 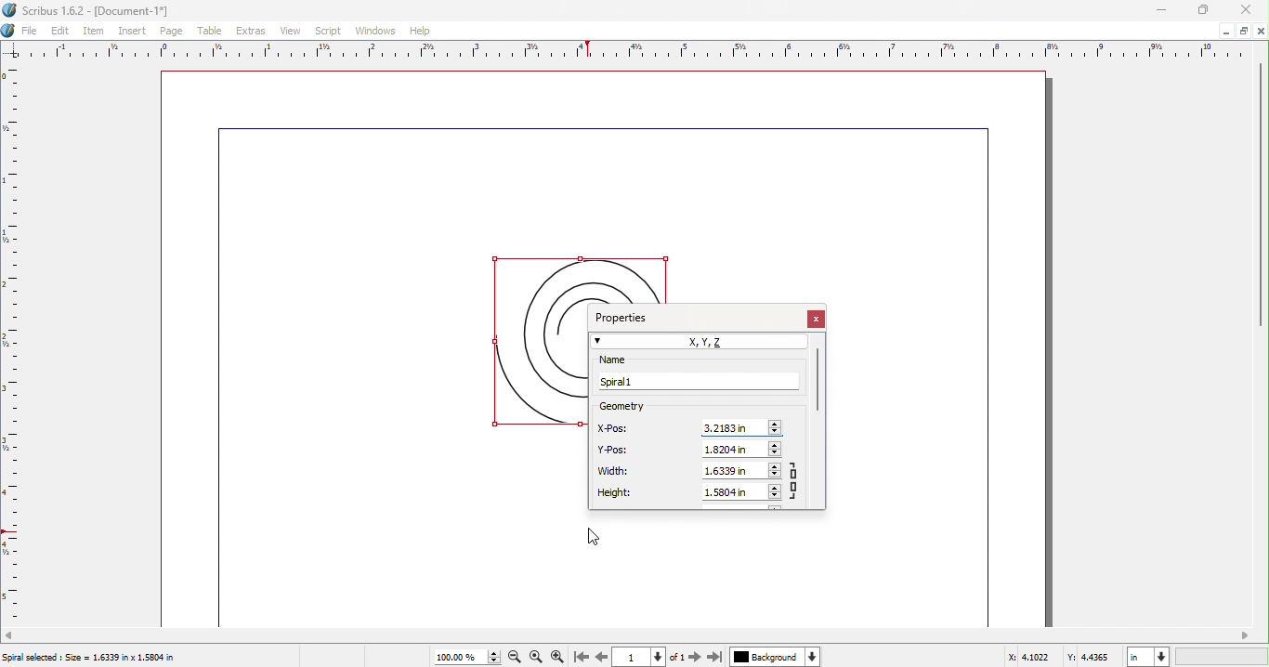 What do you see at coordinates (420, 30) in the screenshot?
I see `Help` at bounding box center [420, 30].